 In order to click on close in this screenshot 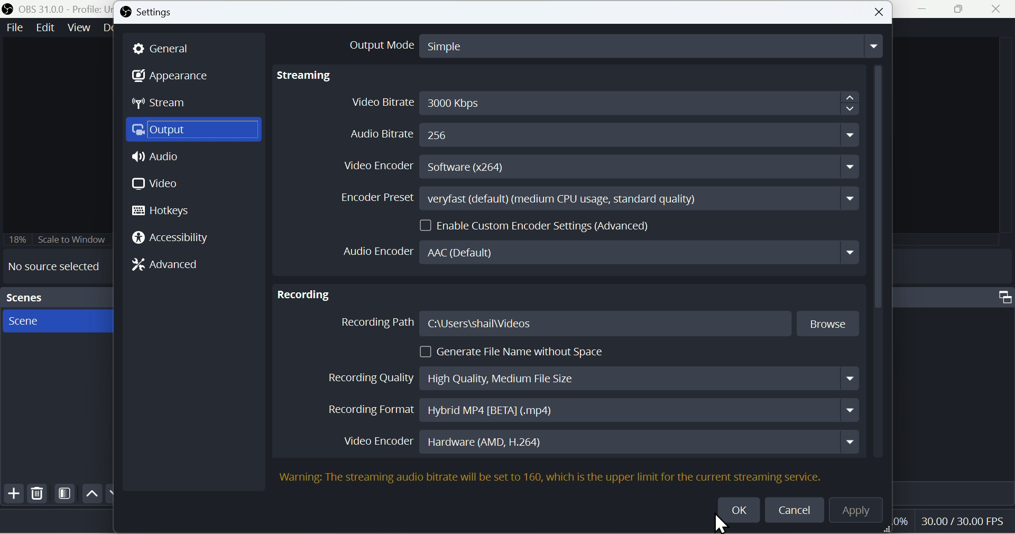, I will do `click(999, 10)`.